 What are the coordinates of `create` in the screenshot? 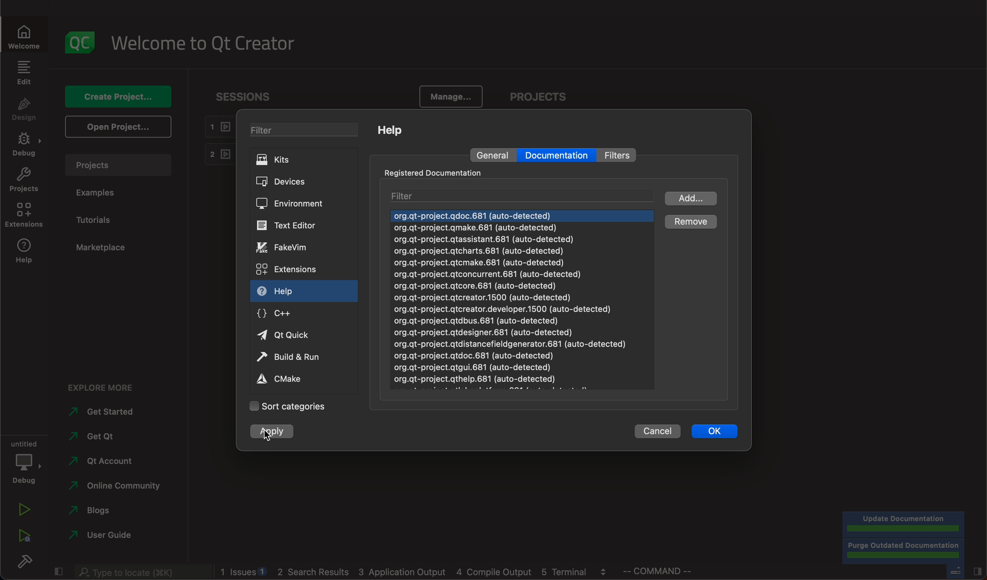 It's located at (119, 97).